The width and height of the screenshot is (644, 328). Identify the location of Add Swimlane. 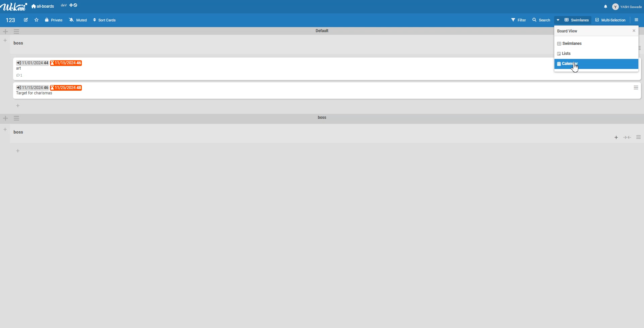
(6, 118).